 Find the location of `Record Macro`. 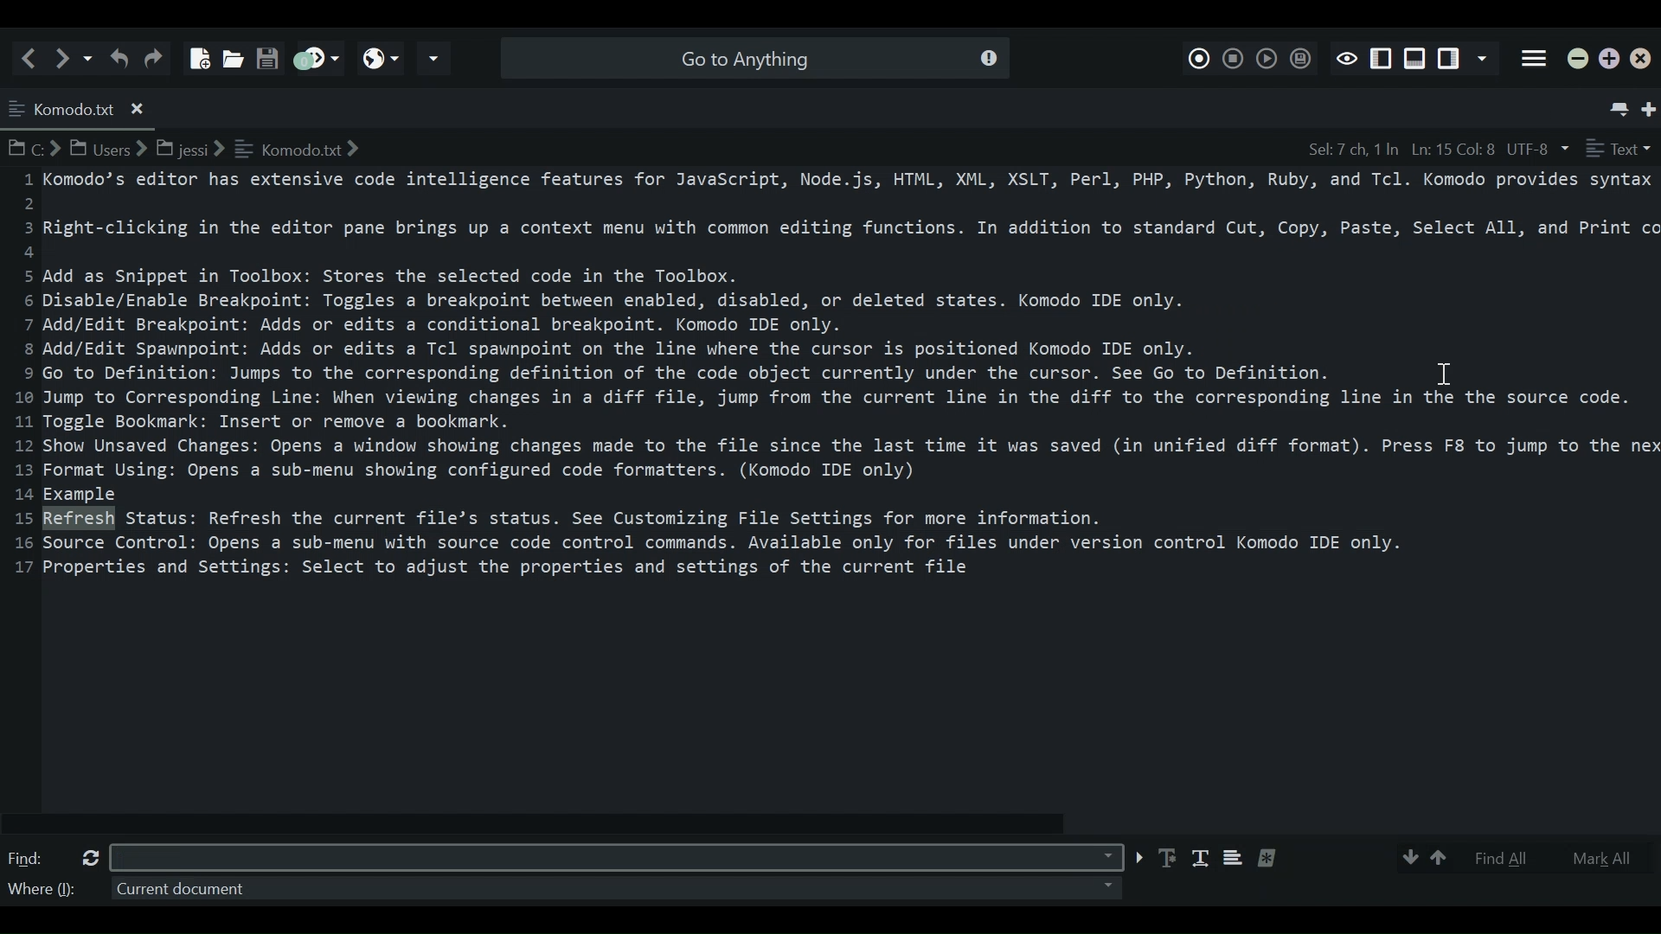

Record Macro is located at coordinates (1200, 55).